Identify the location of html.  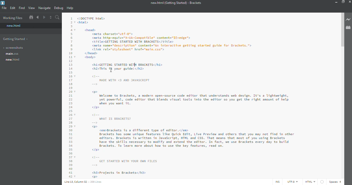
(310, 182).